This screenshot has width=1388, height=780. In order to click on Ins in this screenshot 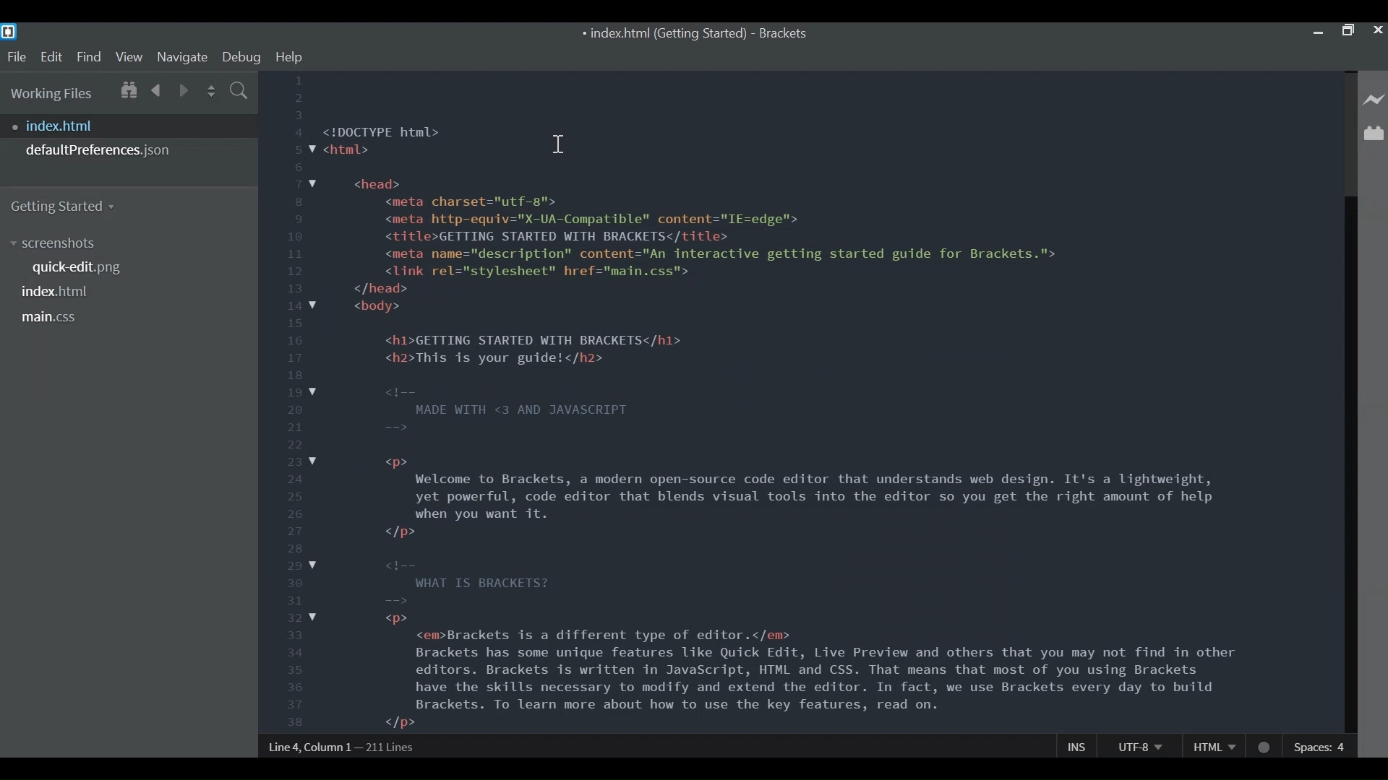, I will do `click(1078, 746)`.